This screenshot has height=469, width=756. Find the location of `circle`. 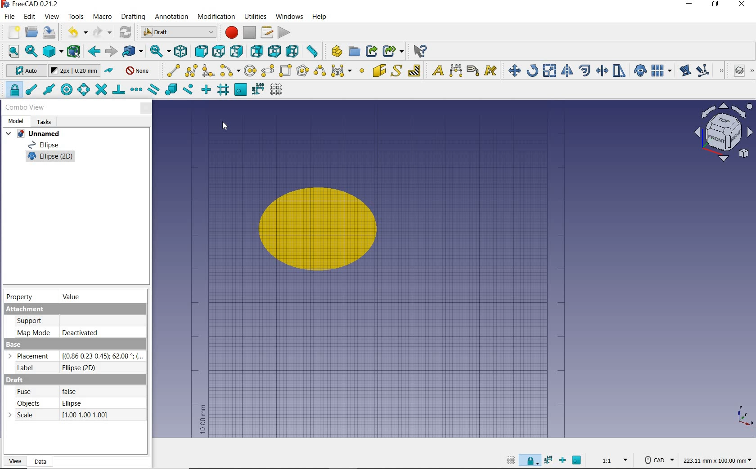

circle is located at coordinates (250, 71).